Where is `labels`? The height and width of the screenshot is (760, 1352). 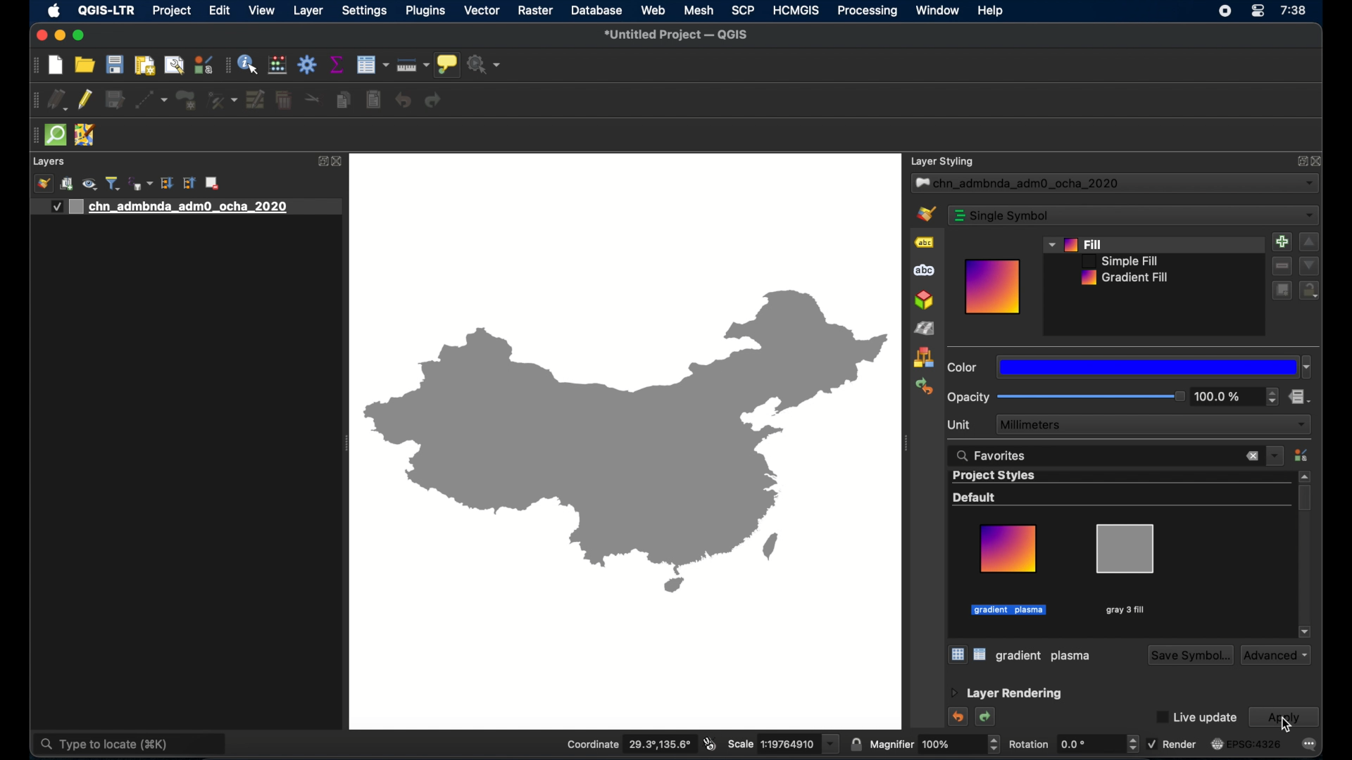 labels is located at coordinates (925, 242).